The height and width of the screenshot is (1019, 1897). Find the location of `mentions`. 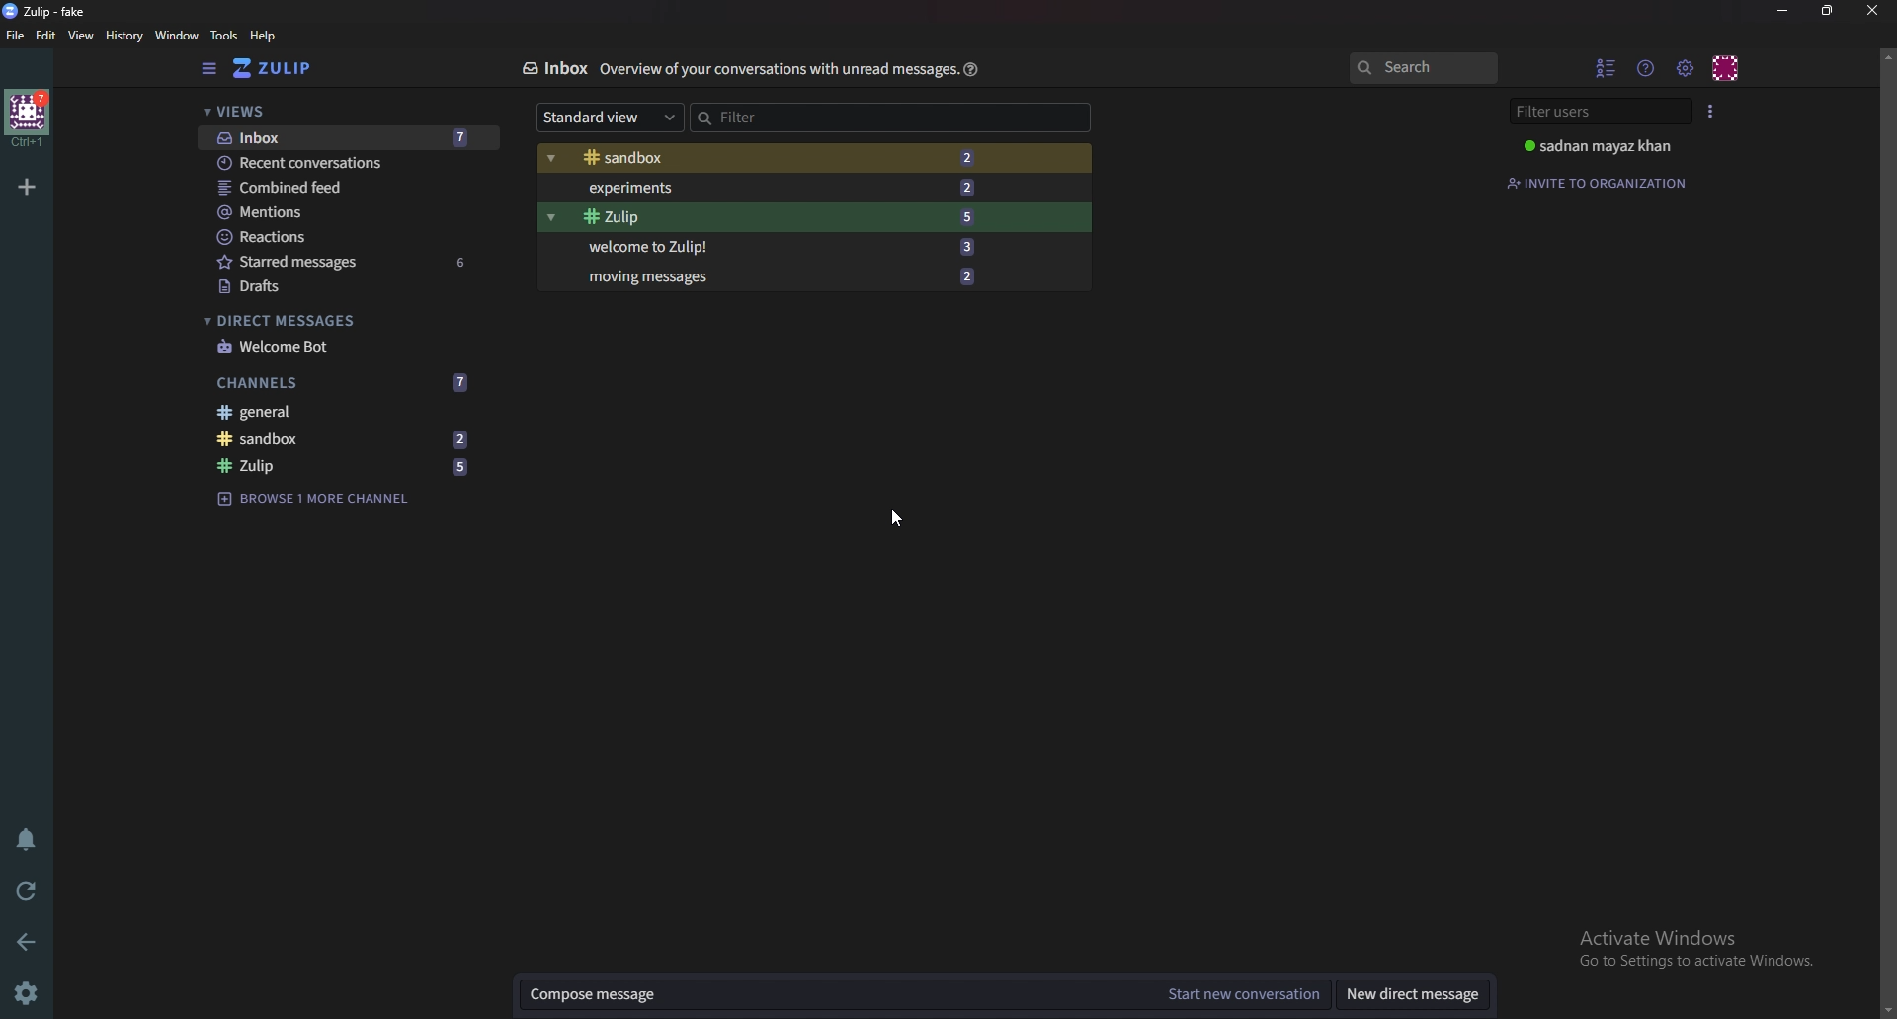

mentions is located at coordinates (348, 213).